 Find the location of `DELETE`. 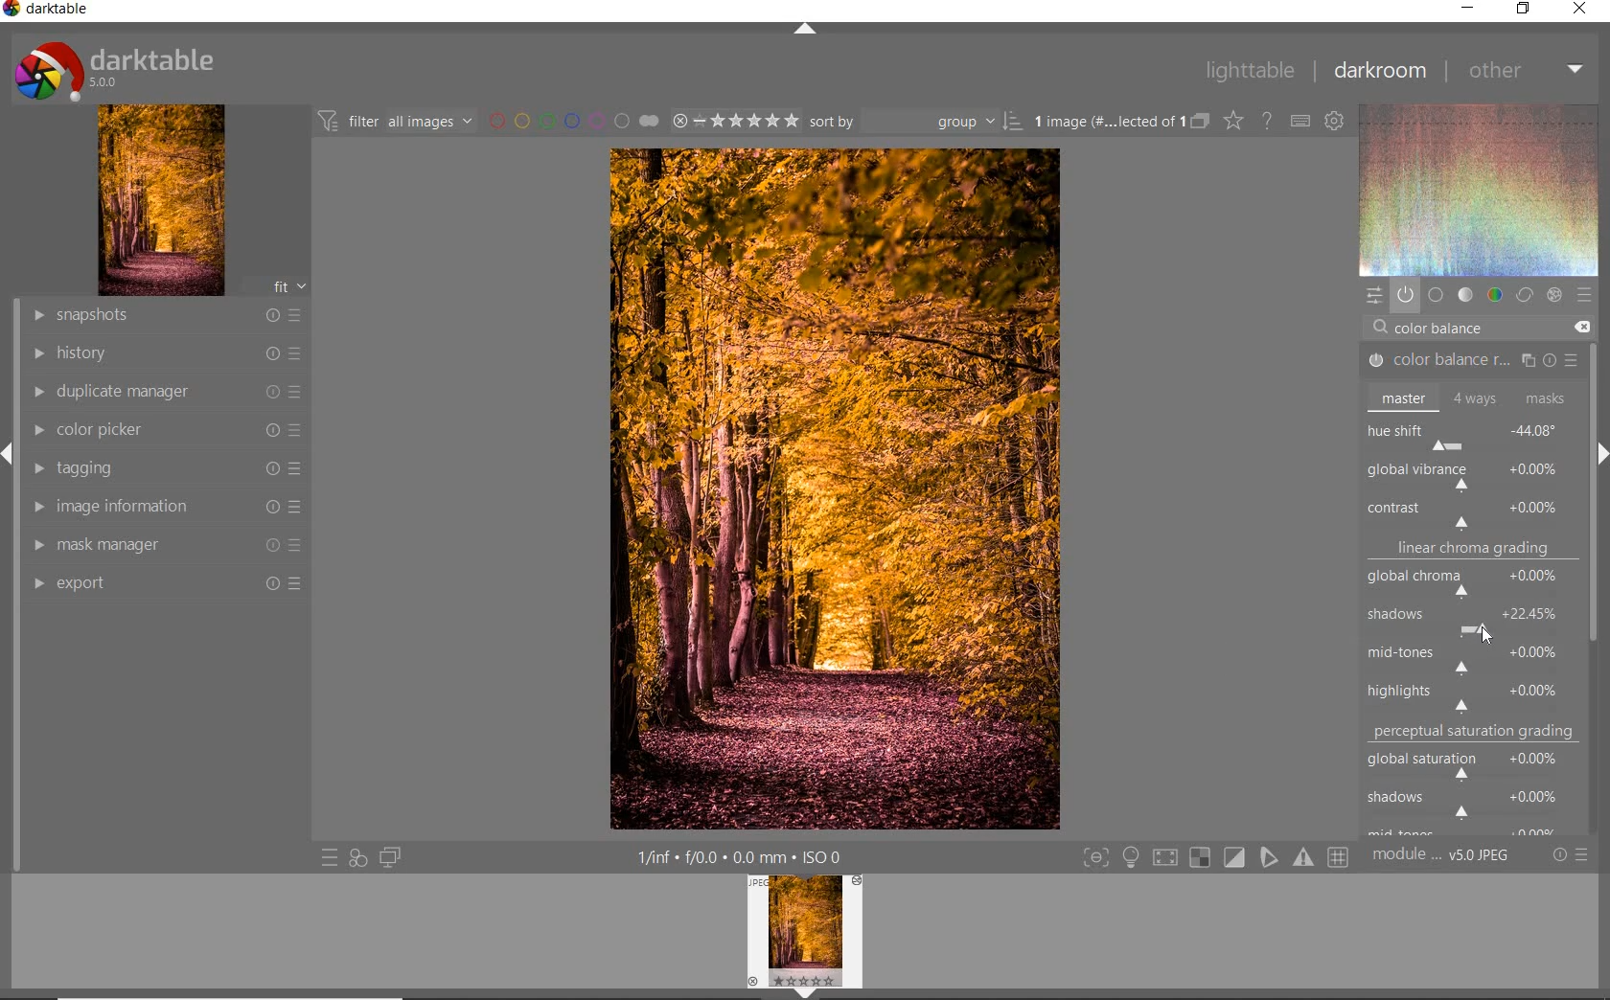

DELETE is located at coordinates (1581, 327).